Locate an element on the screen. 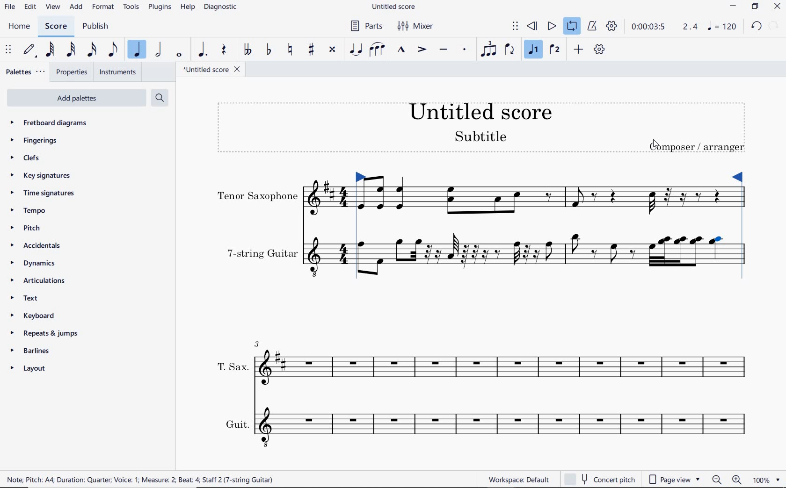 The image size is (786, 488). 32ND NOTE is located at coordinates (70, 50).